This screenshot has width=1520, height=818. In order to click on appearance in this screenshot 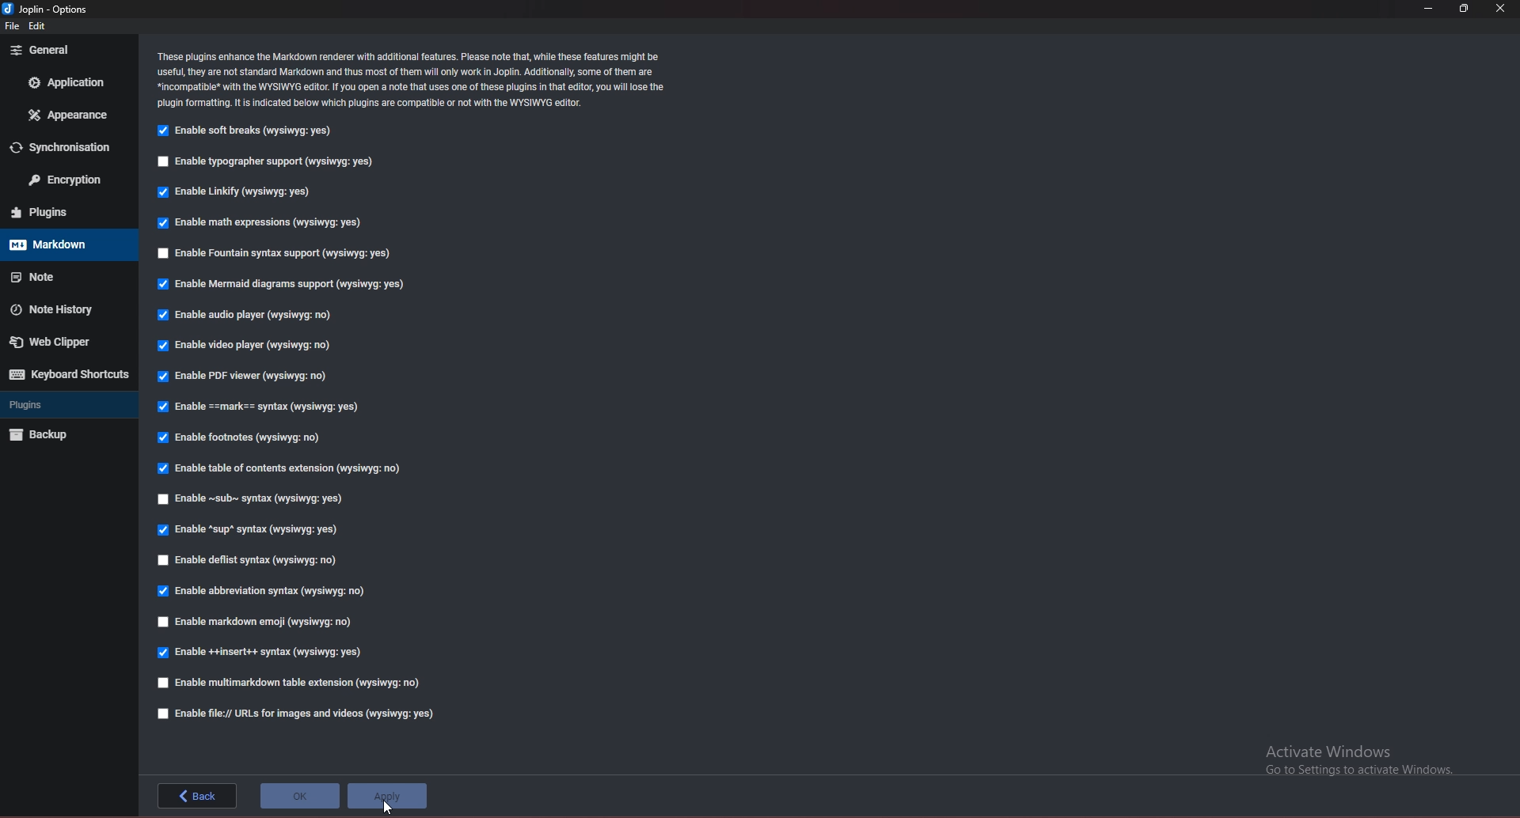, I will do `click(68, 114)`.